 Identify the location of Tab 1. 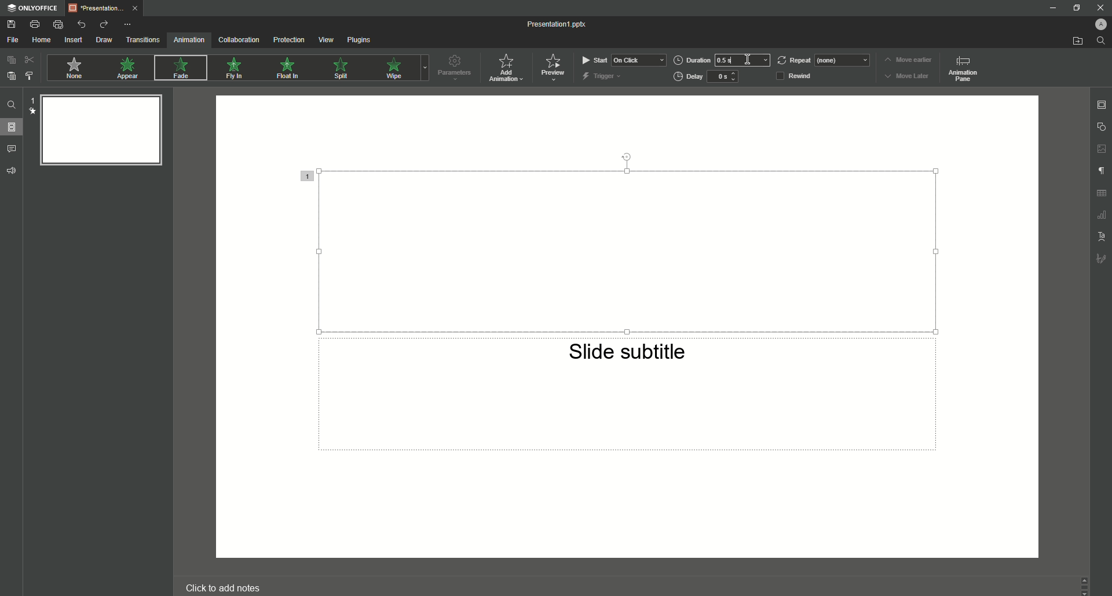
(108, 9).